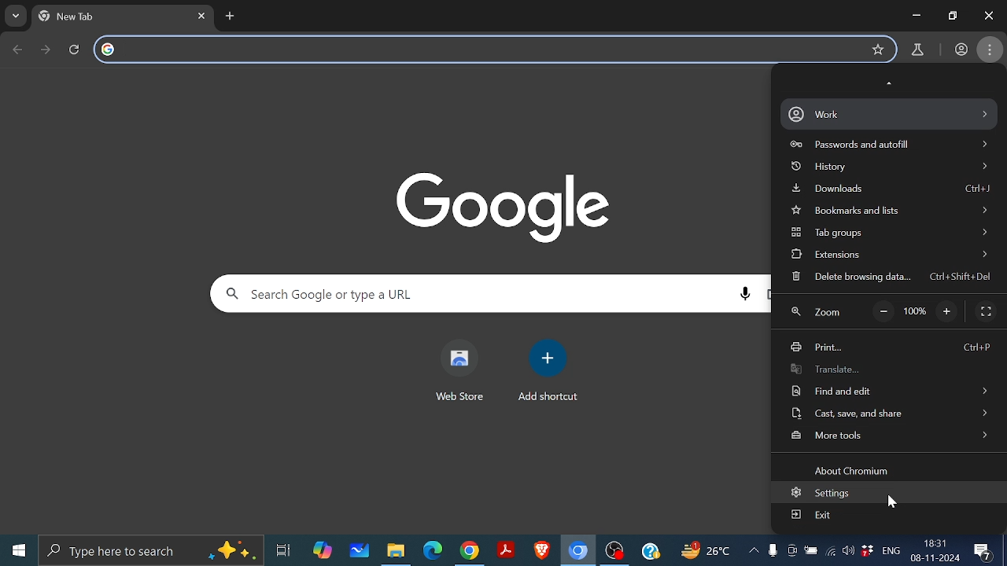  I want to click on Cast, save and share, so click(890, 413).